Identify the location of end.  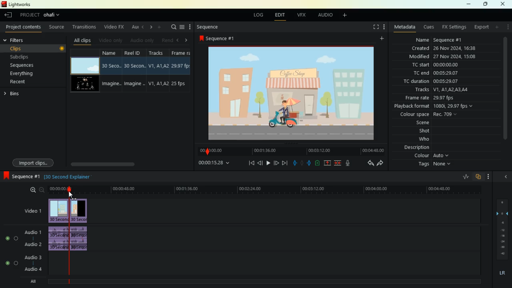
(286, 163).